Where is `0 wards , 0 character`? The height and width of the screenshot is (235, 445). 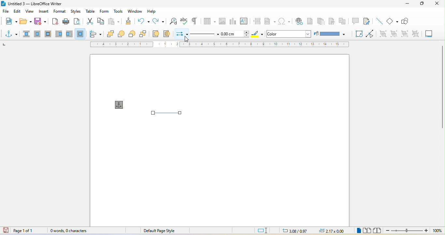 0 wards , 0 character is located at coordinates (69, 231).